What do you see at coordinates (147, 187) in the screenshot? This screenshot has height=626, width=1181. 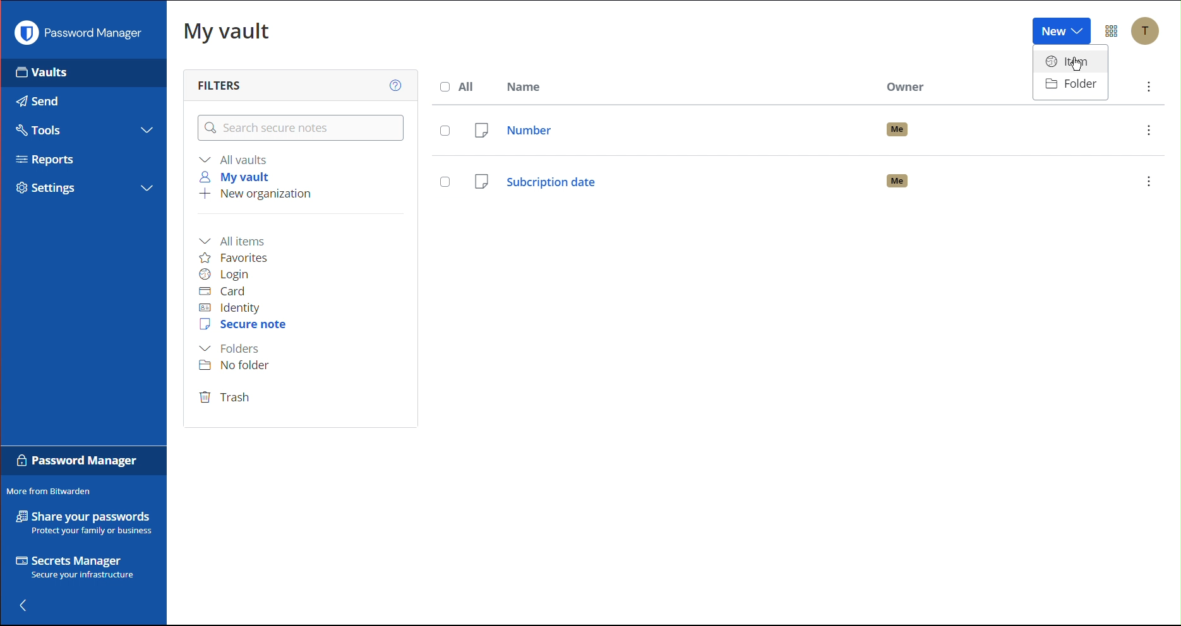 I see `expand/collapse` at bounding box center [147, 187].